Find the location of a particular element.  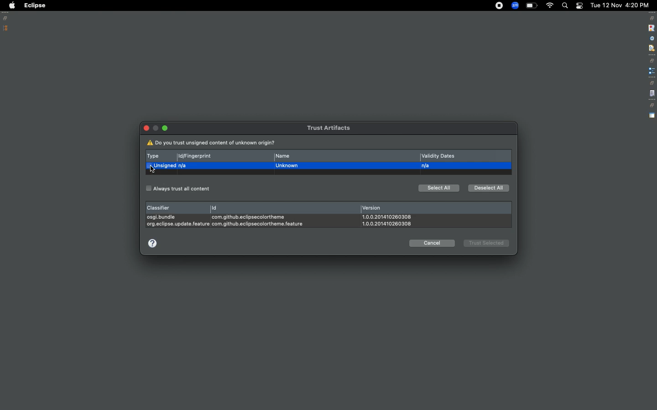

restore is located at coordinates (652, 18).